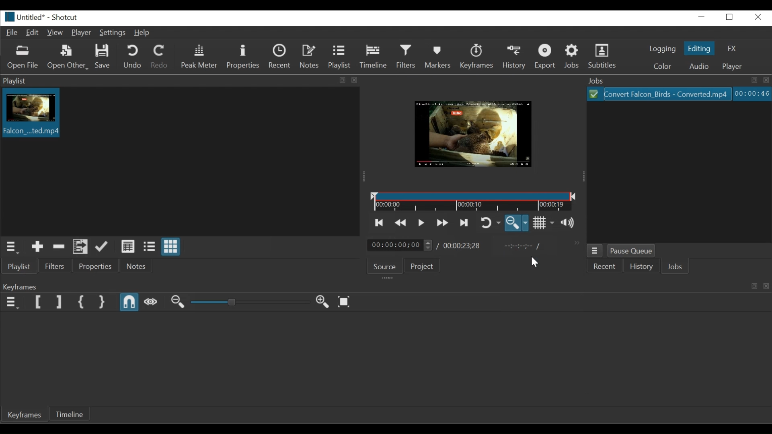  Describe the element at coordinates (602, 266) in the screenshot. I see `Recent` at that location.